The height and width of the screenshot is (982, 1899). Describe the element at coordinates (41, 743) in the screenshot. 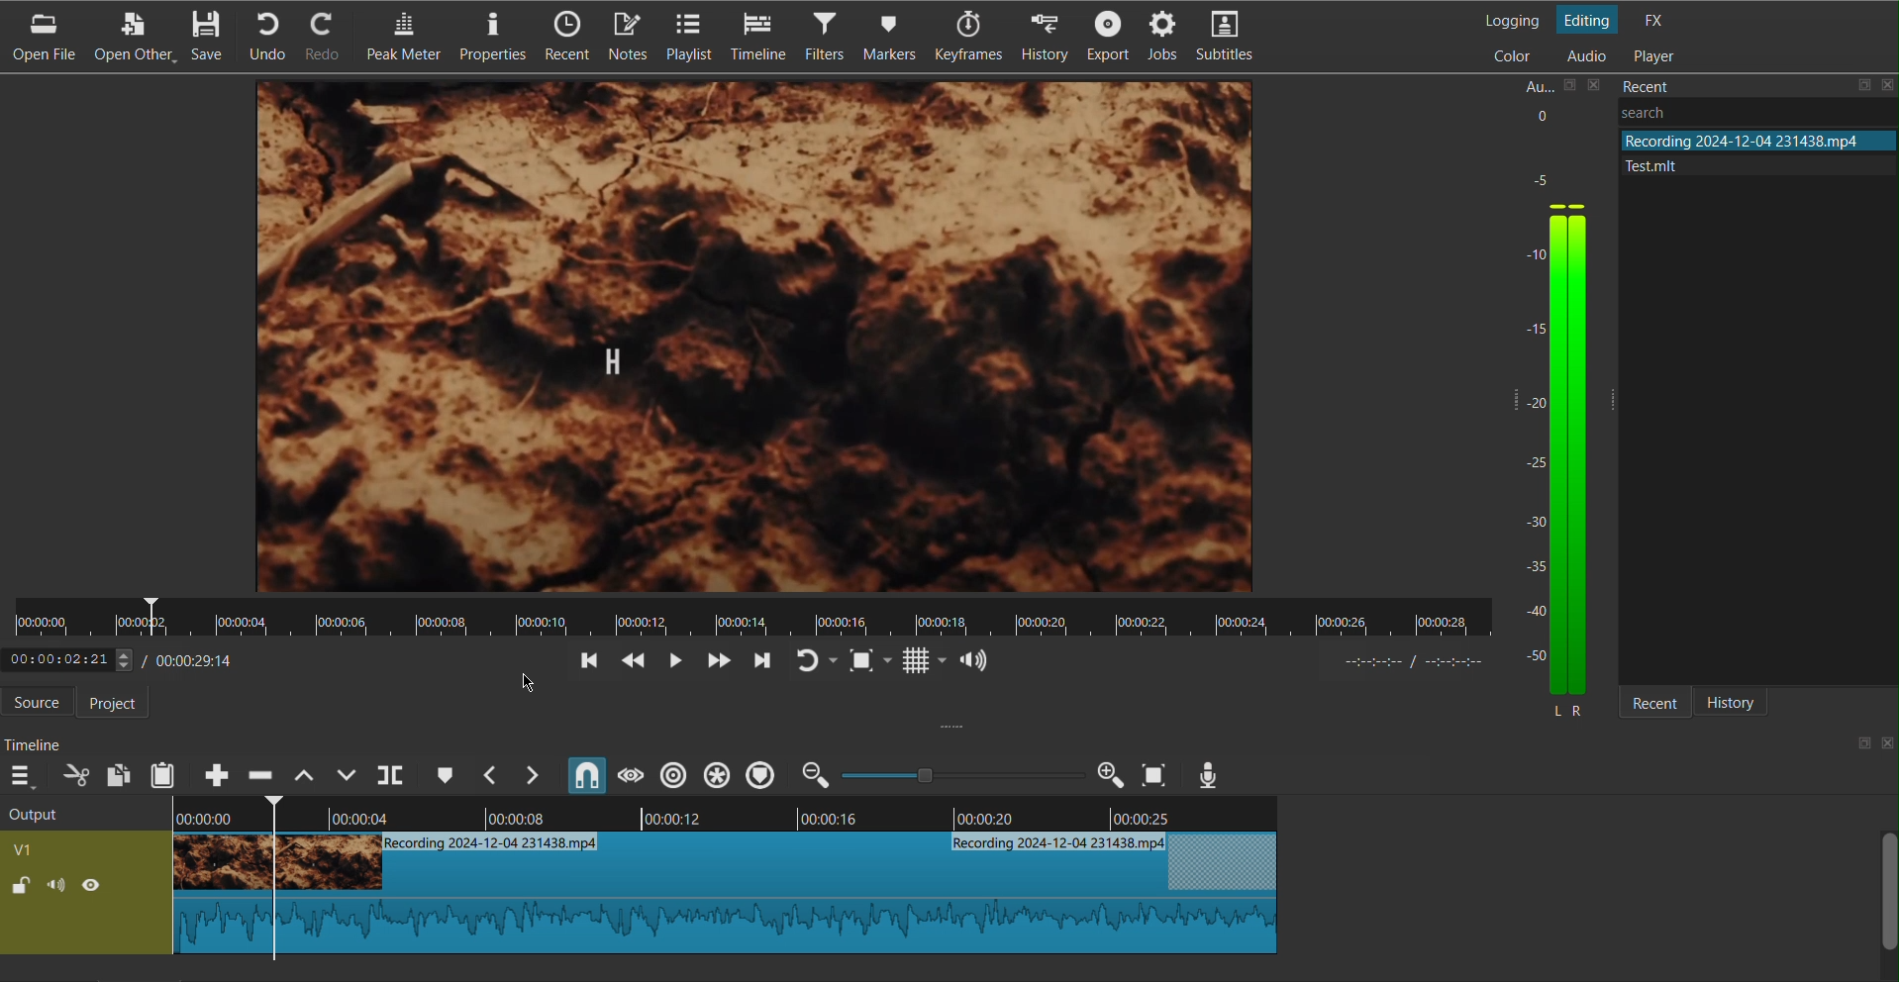

I see `Timeline ` at that location.